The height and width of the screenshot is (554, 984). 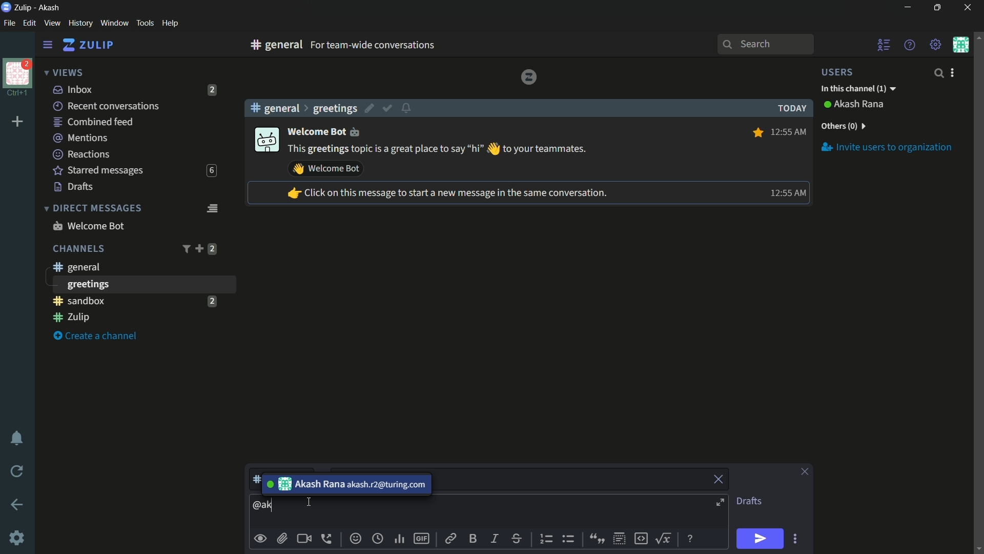 What do you see at coordinates (88, 45) in the screenshot?
I see `zulip` at bounding box center [88, 45].